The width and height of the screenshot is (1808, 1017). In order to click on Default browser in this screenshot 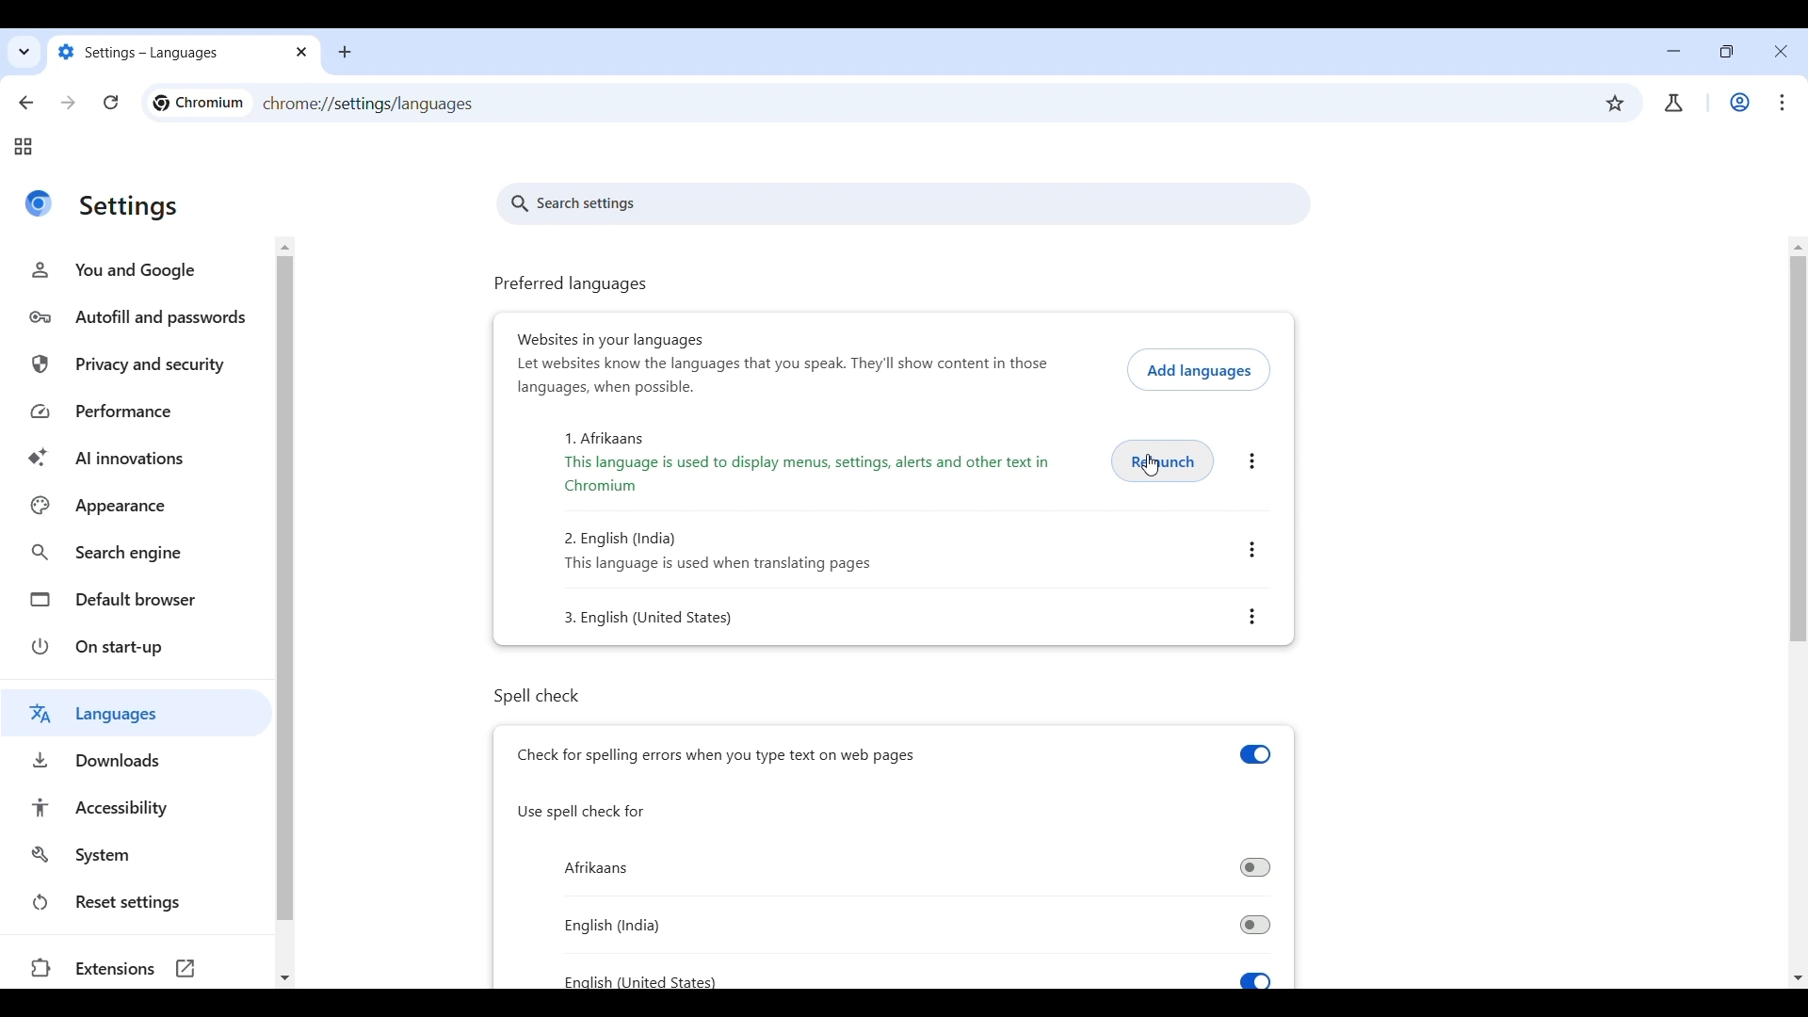, I will do `click(140, 598)`.